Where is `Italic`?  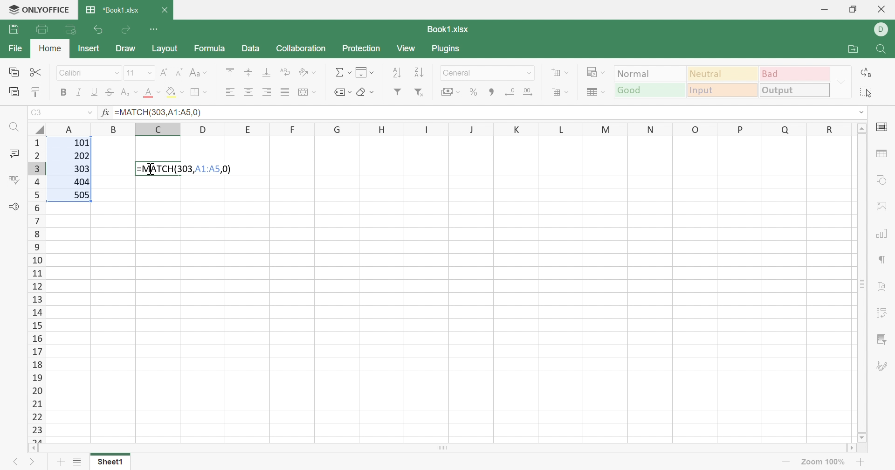 Italic is located at coordinates (79, 92).